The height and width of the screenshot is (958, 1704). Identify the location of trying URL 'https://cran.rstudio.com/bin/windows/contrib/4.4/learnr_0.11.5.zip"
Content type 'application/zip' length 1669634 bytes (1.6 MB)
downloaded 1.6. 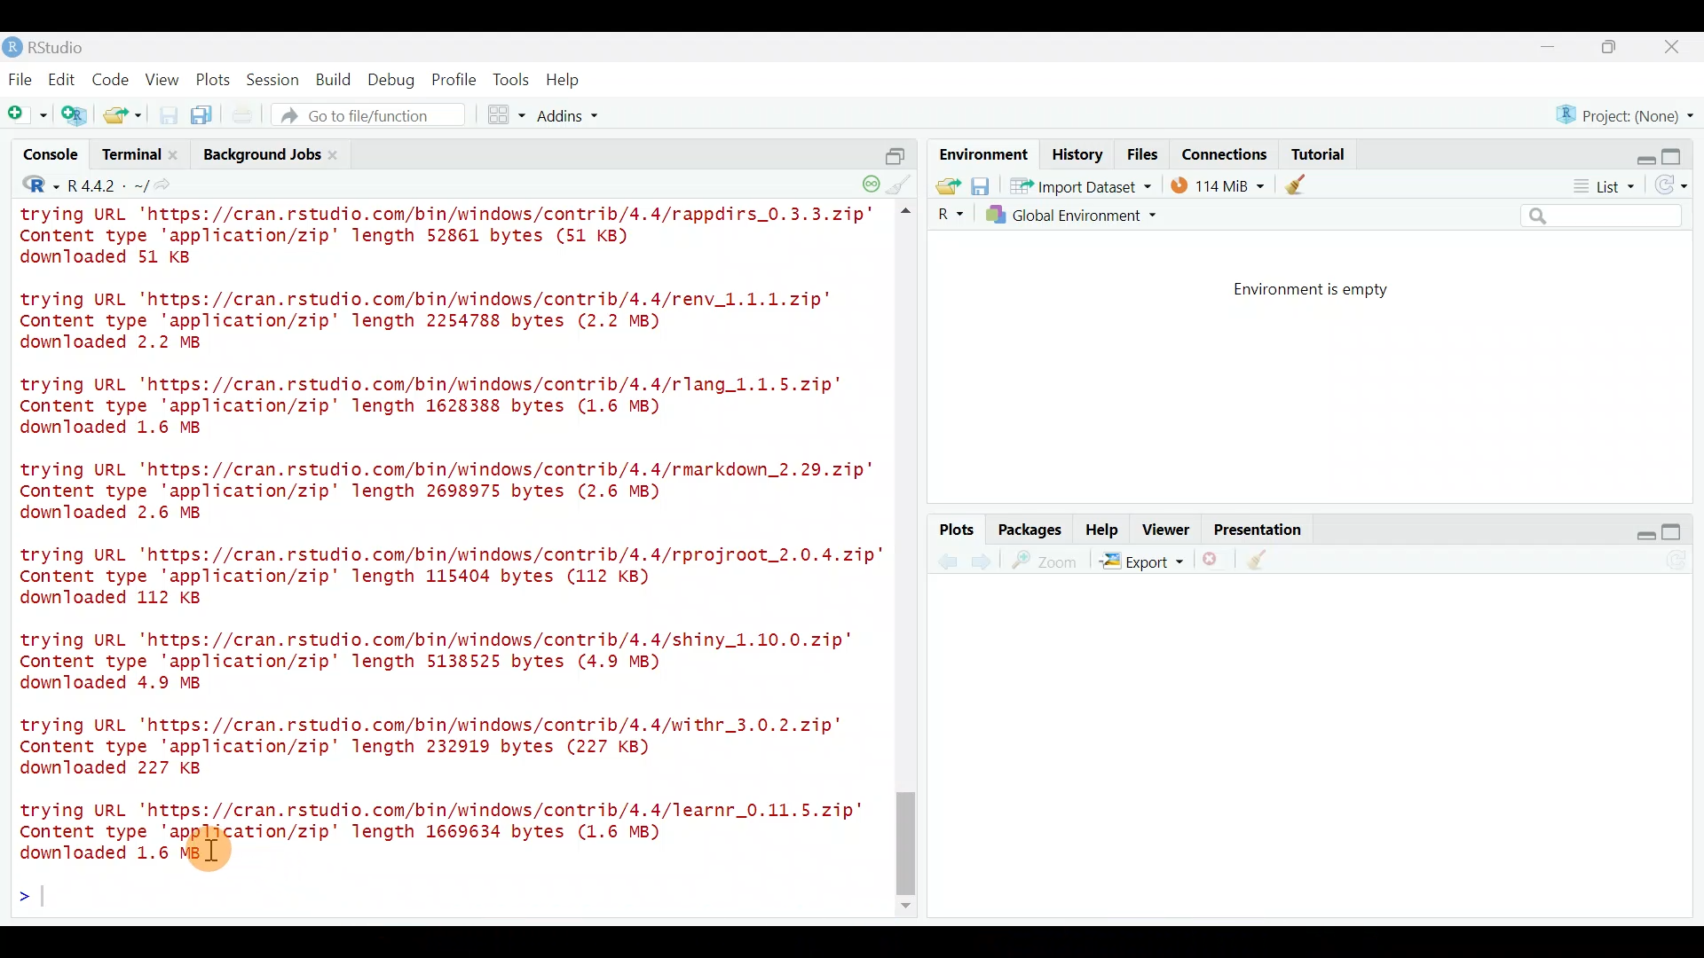
(449, 828).